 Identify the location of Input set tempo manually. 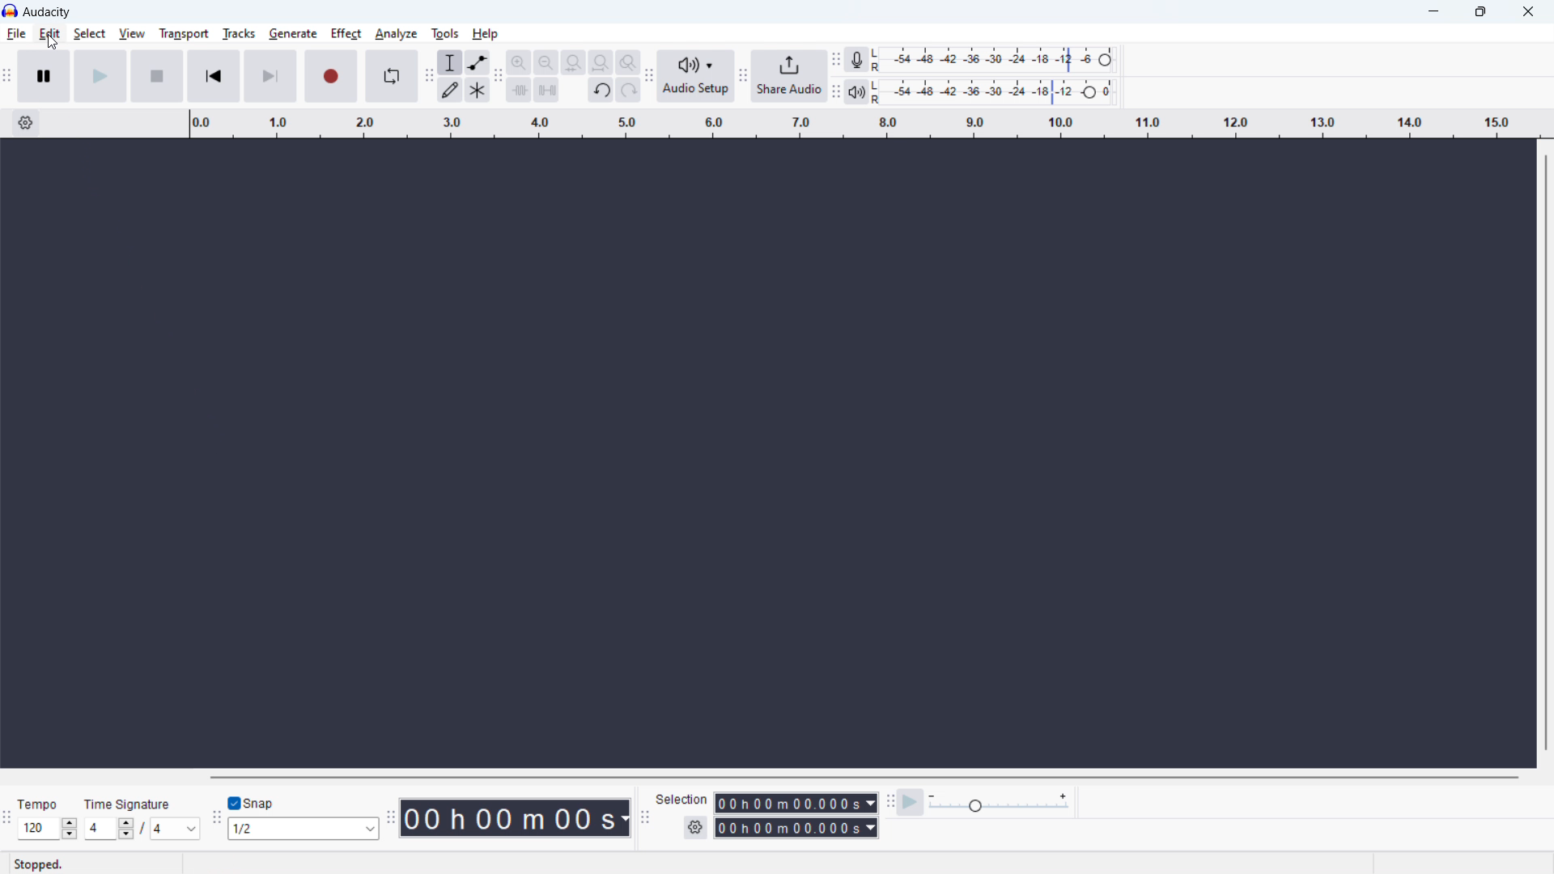
(38, 829).